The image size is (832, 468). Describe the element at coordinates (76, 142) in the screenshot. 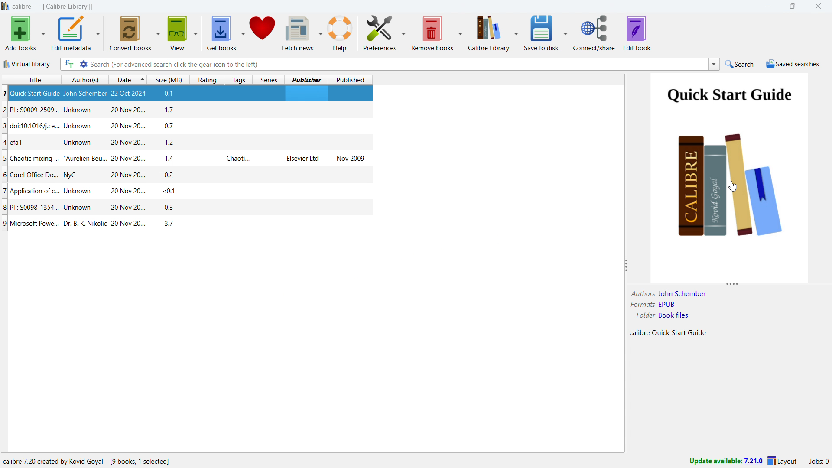

I see `Unknown` at that location.